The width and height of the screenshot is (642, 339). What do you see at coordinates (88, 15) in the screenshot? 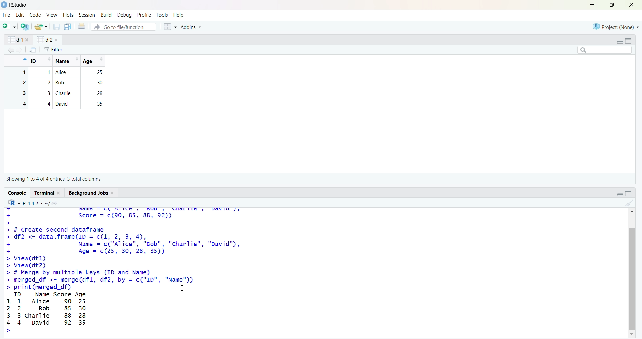
I see `session` at bounding box center [88, 15].